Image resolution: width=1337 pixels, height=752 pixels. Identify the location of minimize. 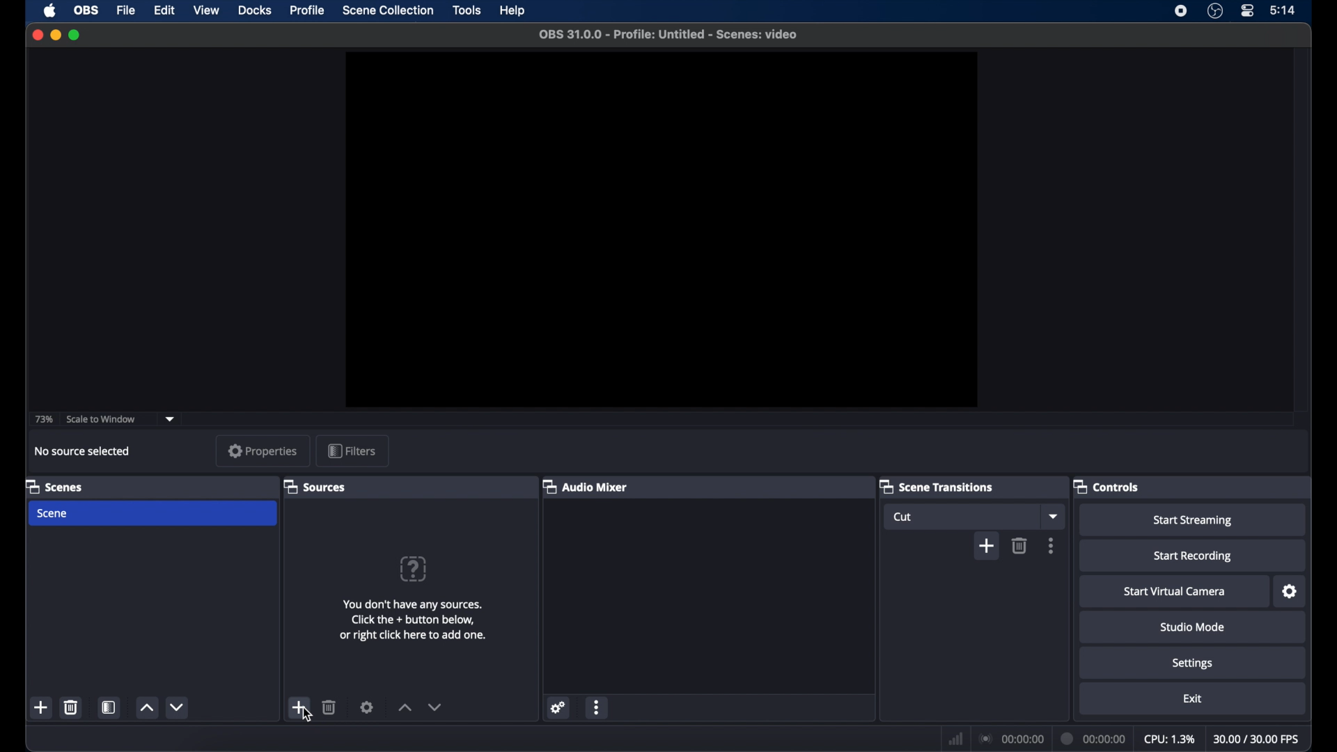
(56, 35).